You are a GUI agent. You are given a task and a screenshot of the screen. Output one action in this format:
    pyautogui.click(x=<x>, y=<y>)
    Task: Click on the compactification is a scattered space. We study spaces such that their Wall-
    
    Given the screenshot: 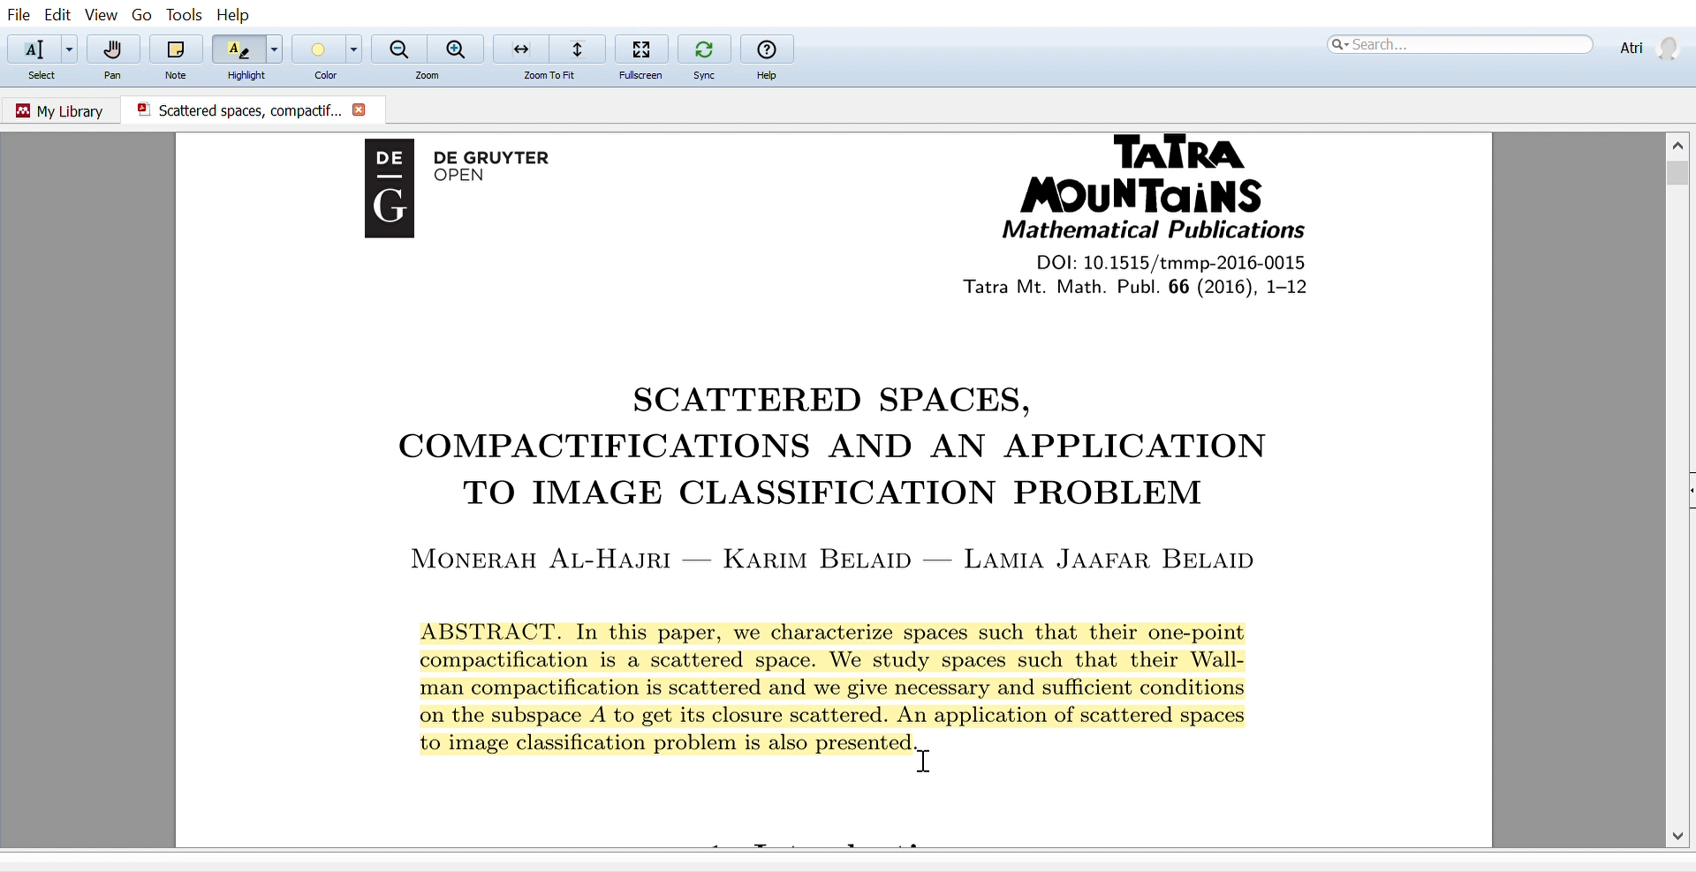 What is the action you would take?
    pyautogui.click(x=881, y=663)
    